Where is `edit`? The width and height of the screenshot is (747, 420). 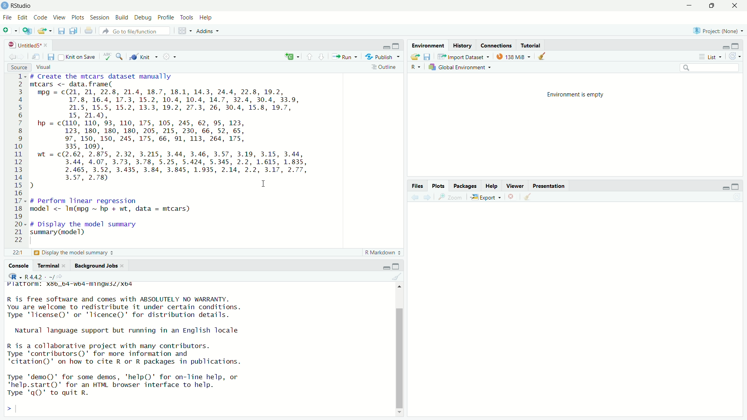
edit is located at coordinates (22, 17).